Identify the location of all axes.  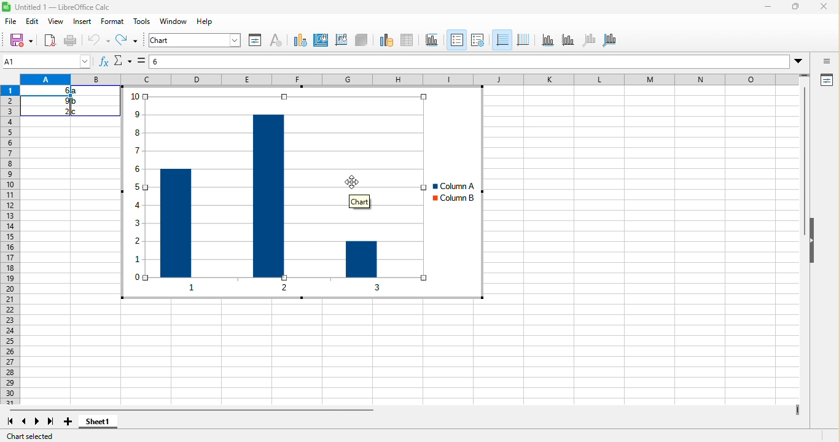
(611, 40).